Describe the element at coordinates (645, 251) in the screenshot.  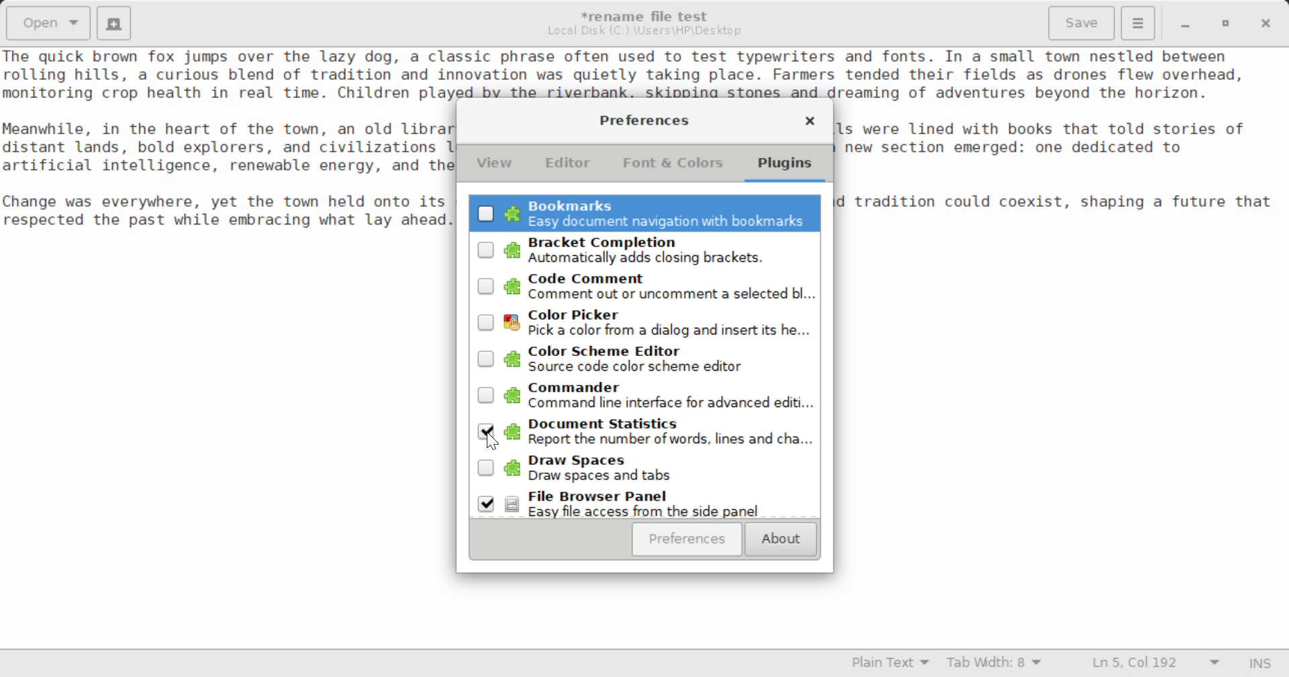
I see `Unselected Bracket Completion Plugin ` at that location.